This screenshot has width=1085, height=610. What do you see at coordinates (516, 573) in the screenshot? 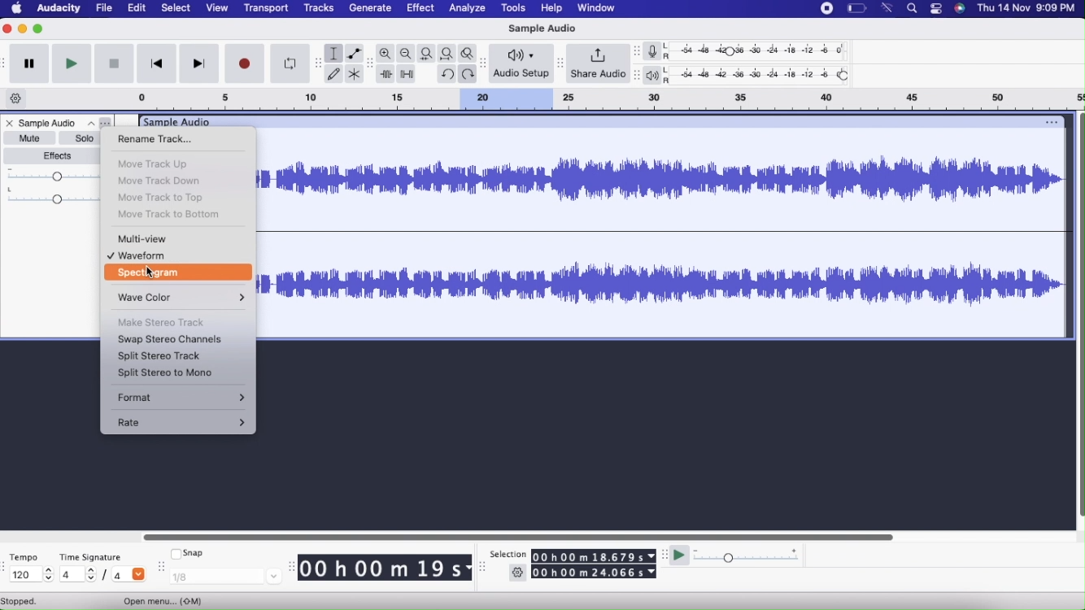
I see `Settings` at bounding box center [516, 573].